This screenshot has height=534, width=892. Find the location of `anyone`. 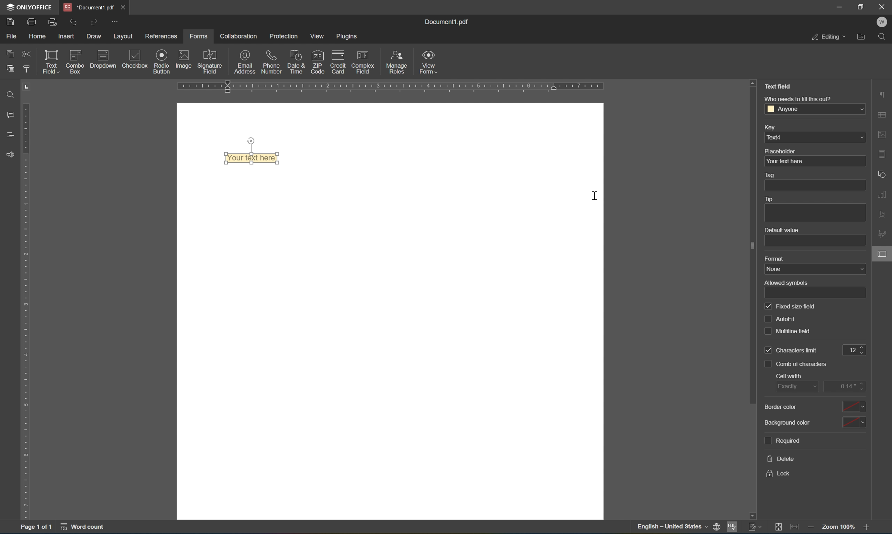

anyone is located at coordinates (816, 108).